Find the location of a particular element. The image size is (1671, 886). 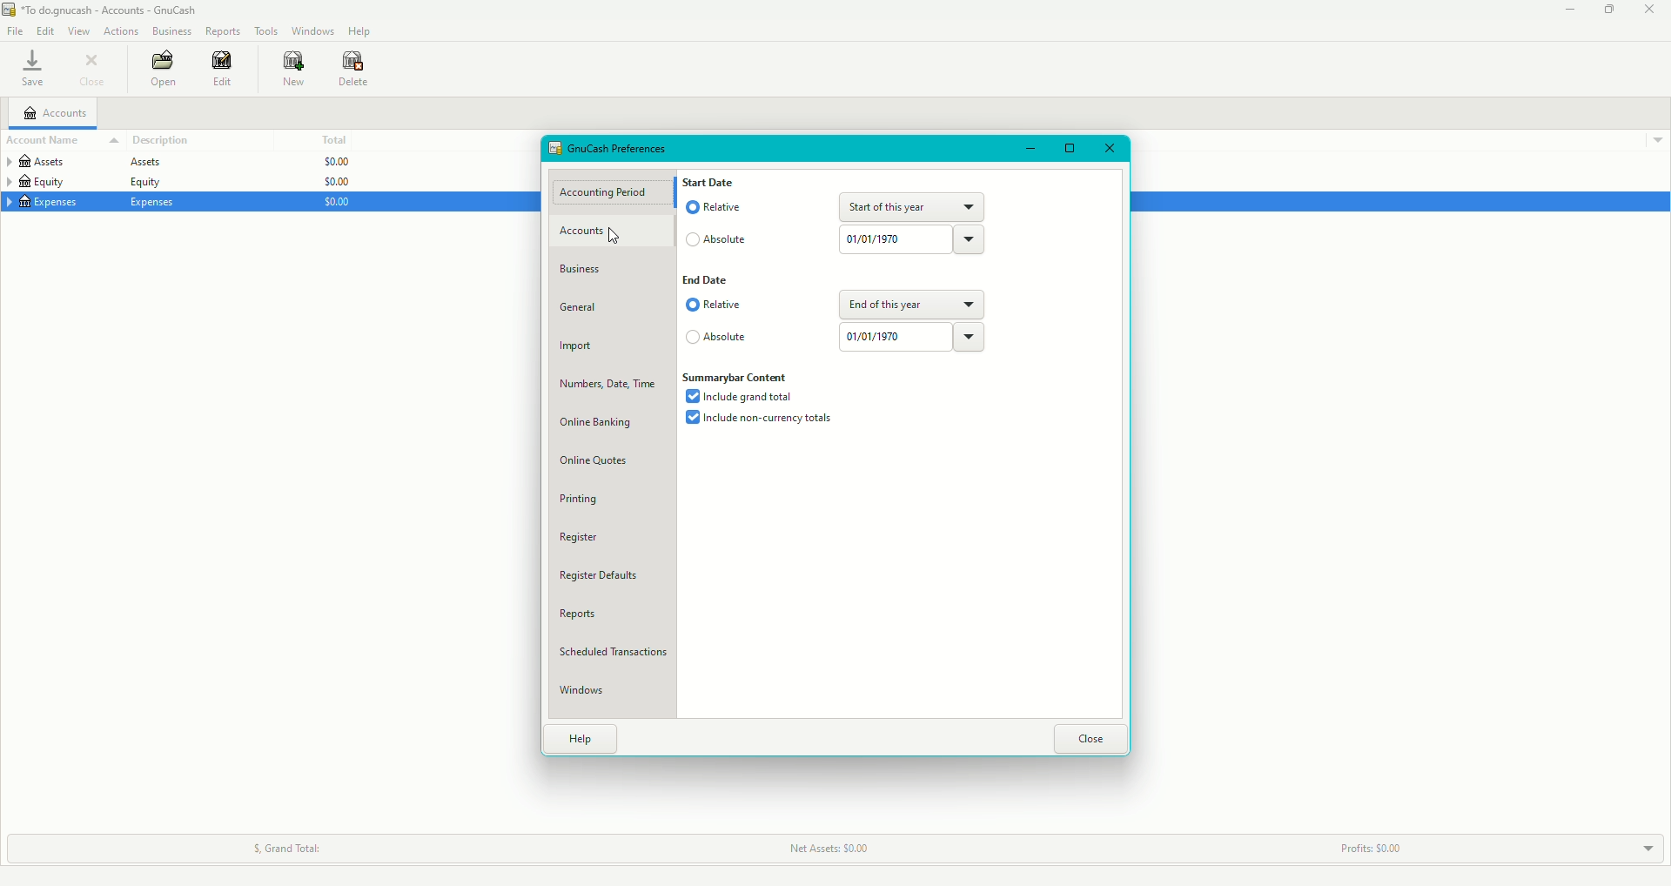

Online Quotes is located at coordinates (594, 463).